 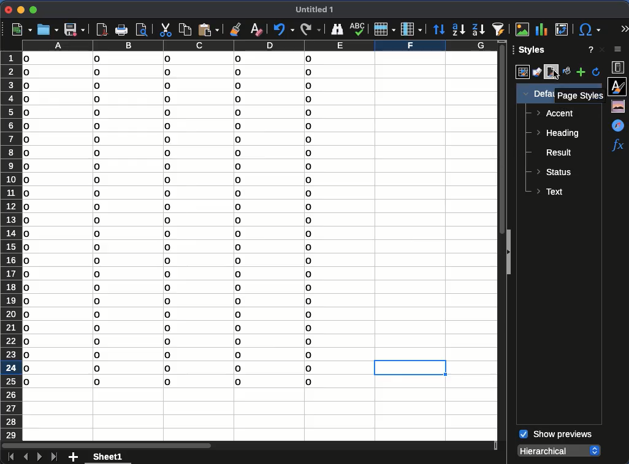 What do you see at coordinates (385, 29) in the screenshot?
I see `row` at bounding box center [385, 29].